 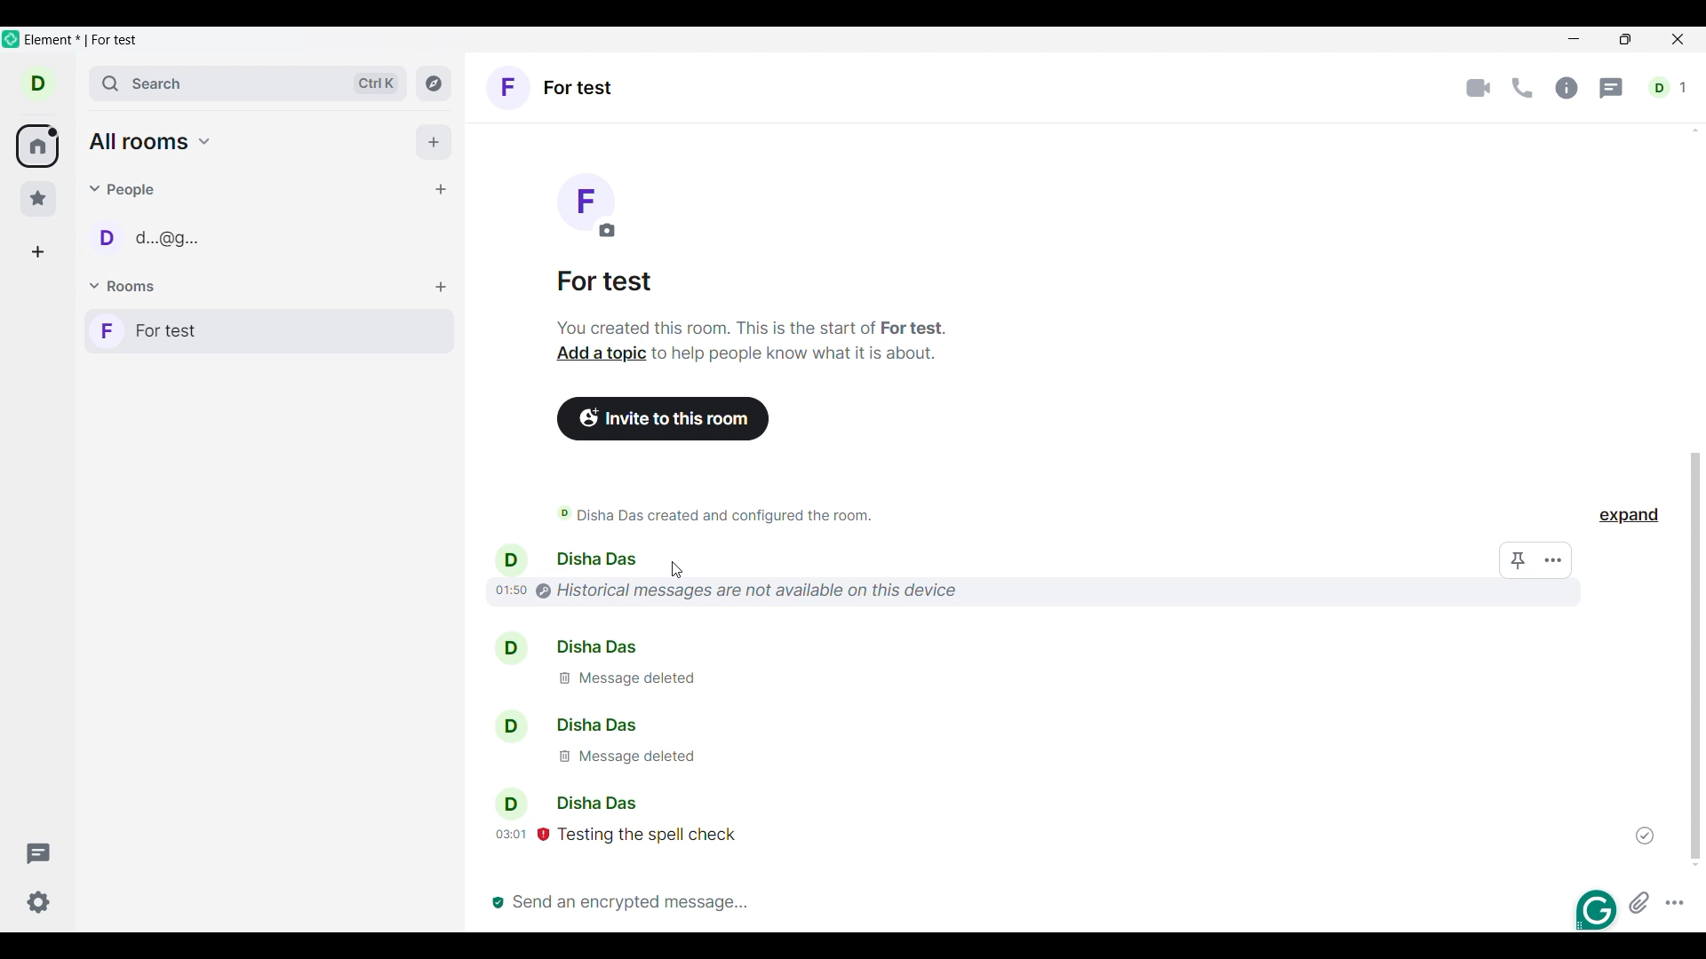 I want to click on More options, so click(x=1554, y=560).